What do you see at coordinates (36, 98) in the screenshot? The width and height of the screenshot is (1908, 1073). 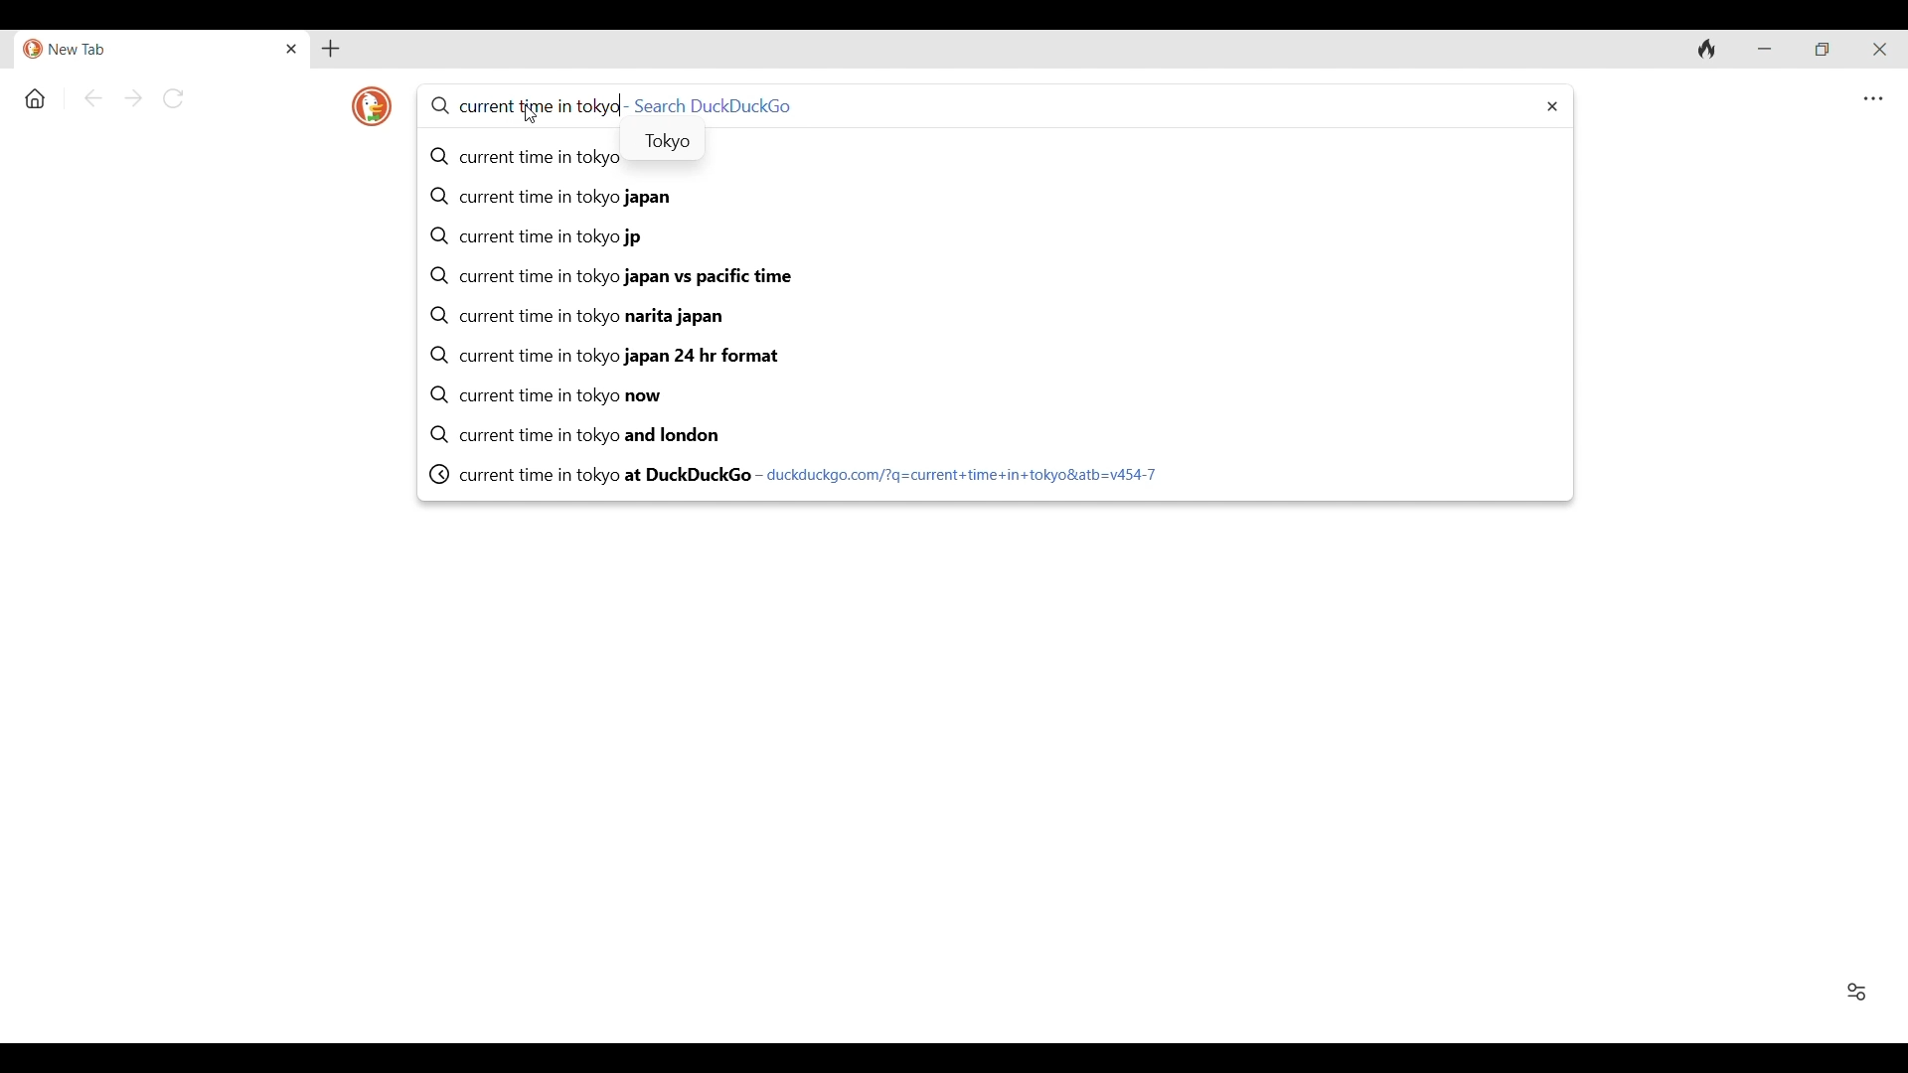 I see `Home` at bounding box center [36, 98].